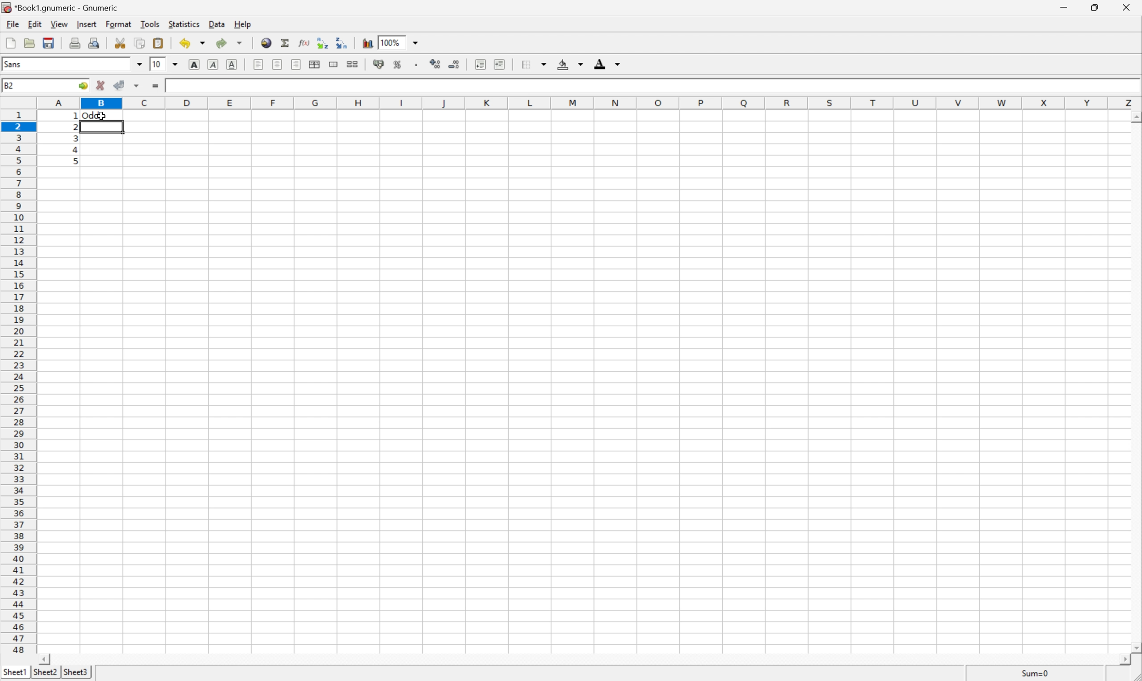  I want to click on File, so click(12, 25).